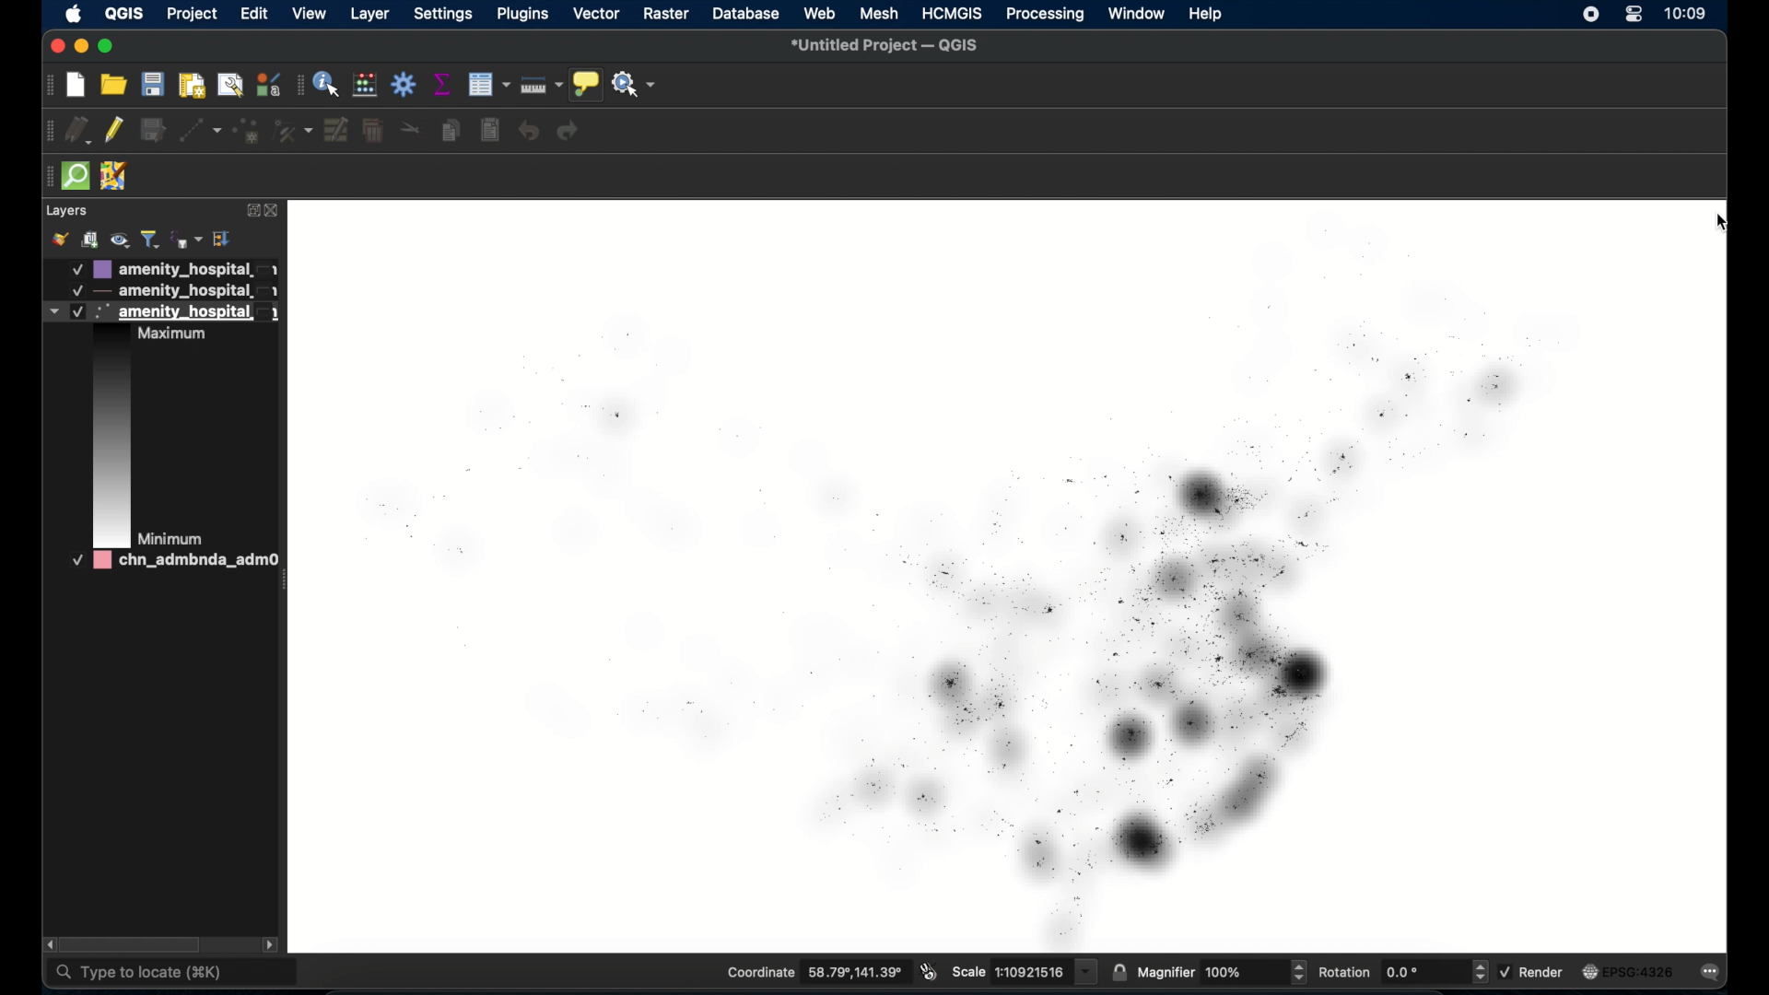 The image size is (1769, 995). Describe the element at coordinates (746, 13) in the screenshot. I see `database` at that location.